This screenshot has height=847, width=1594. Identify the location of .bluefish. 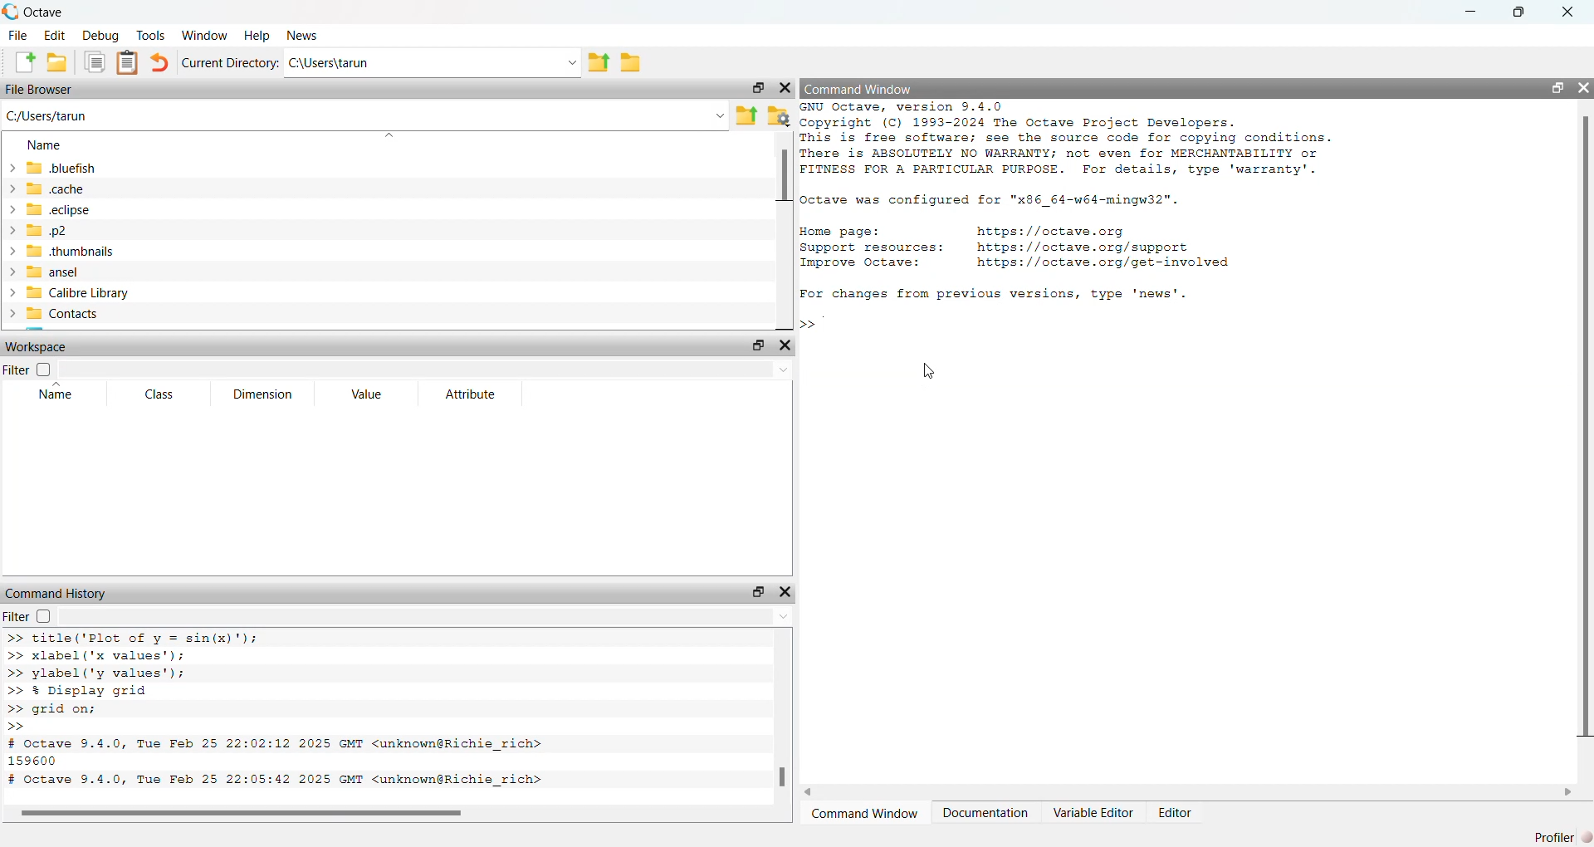
(58, 168).